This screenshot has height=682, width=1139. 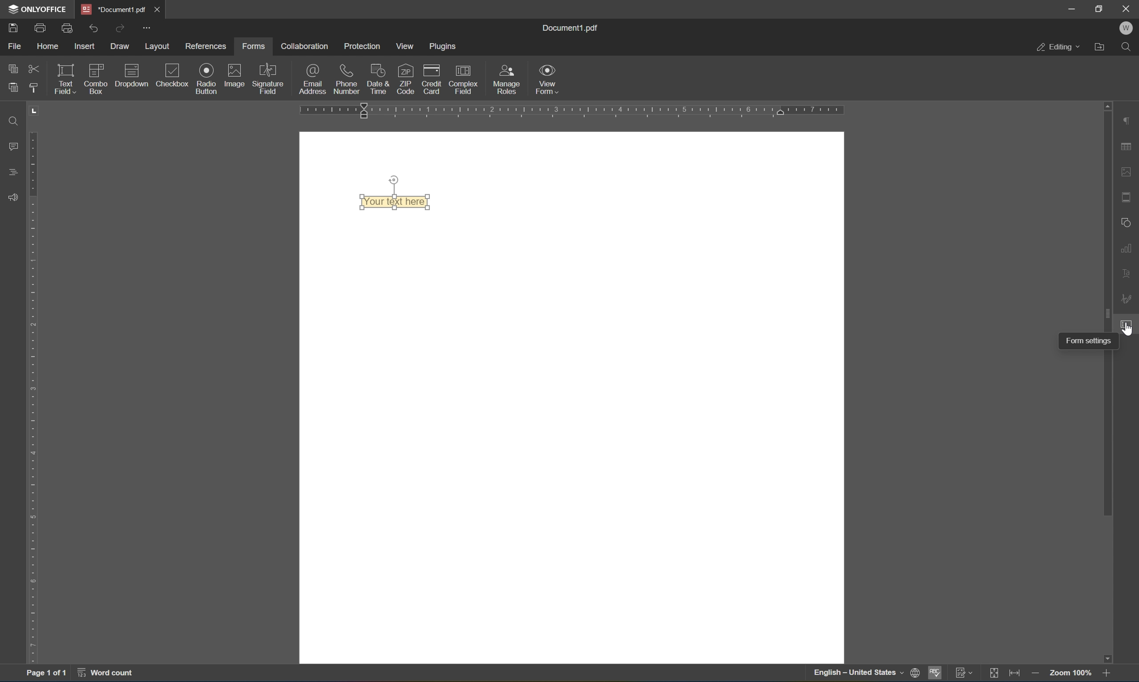 What do you see at coordinates (1129, 323) in the screenshot?
I see `form settings` at bounding box center [1129, 323].